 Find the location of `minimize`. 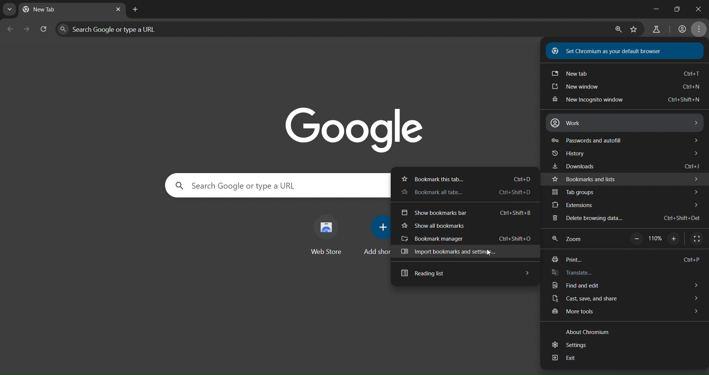

minimize is located at coordinates (649, 10).